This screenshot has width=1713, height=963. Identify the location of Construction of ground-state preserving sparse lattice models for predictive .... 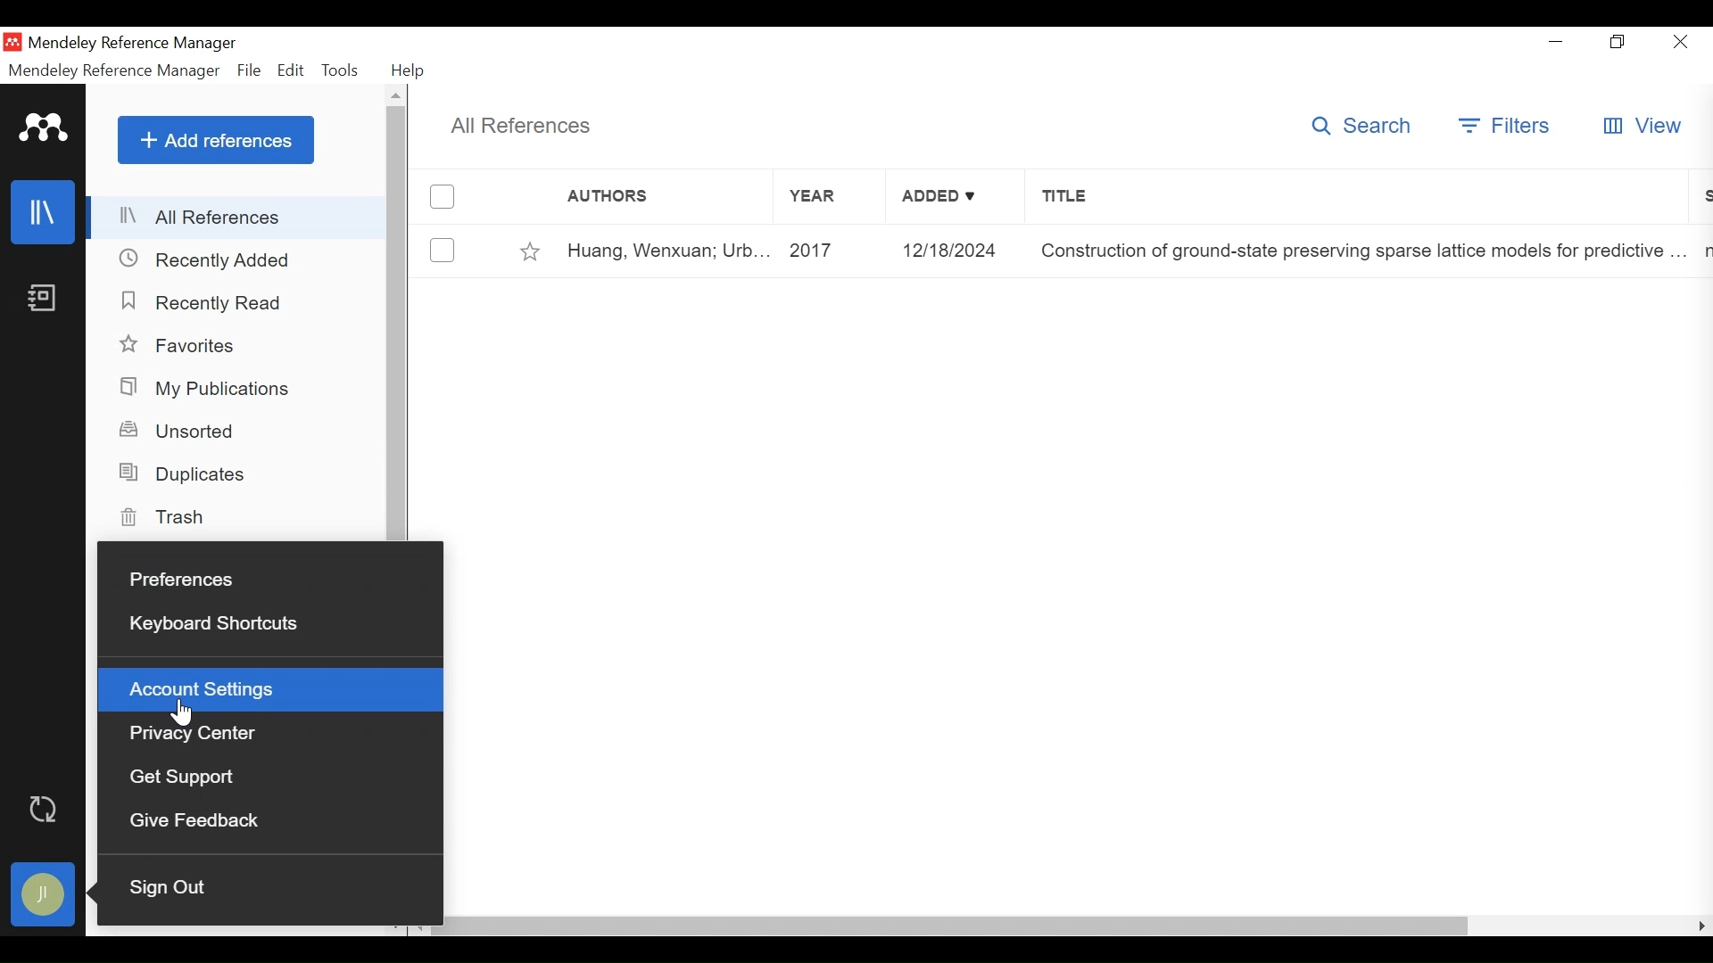
(1367, 249).